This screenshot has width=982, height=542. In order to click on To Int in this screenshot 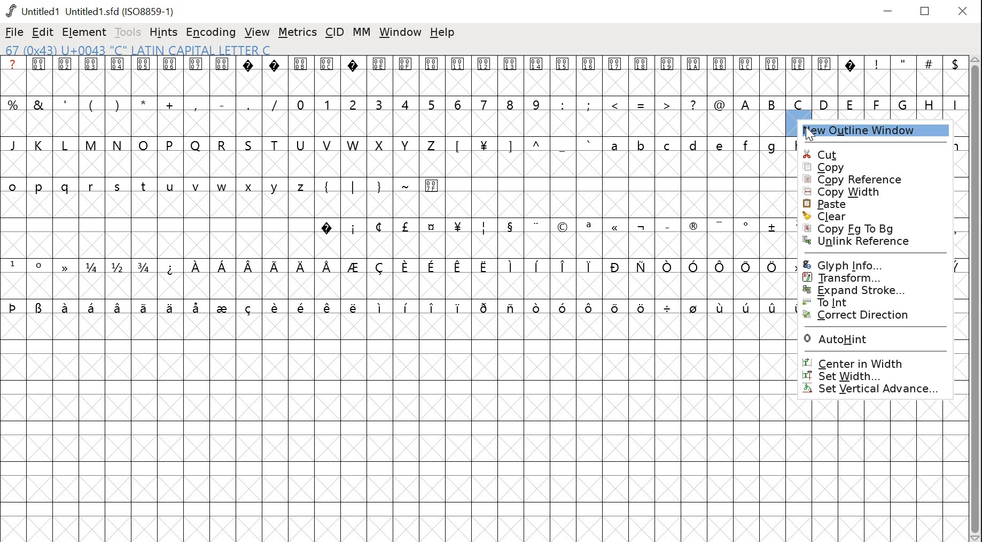, I will do `click(866, 302)`.